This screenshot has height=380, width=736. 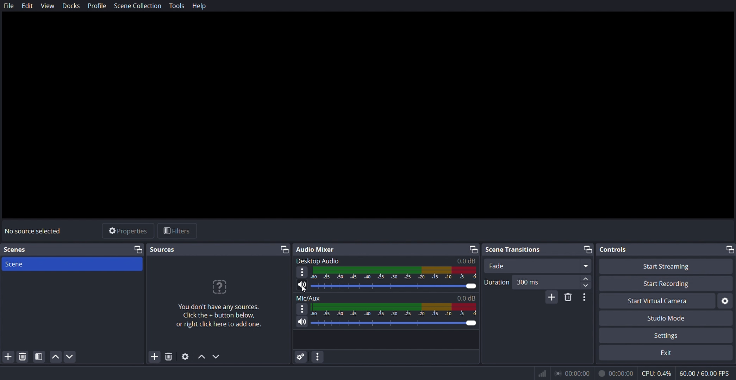 I want to click on restore, so click(x=589, y=249).